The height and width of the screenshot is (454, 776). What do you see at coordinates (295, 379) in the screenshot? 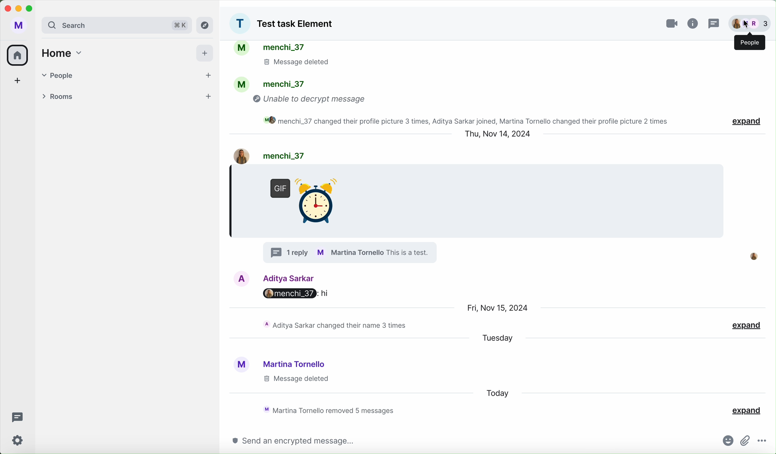
I see `message delated` at bounding box center [295, 379].